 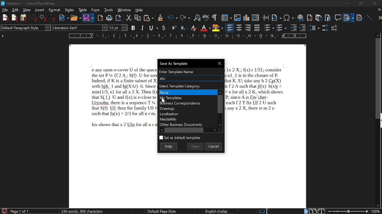 I want to click on , so click(x=293, y=27).